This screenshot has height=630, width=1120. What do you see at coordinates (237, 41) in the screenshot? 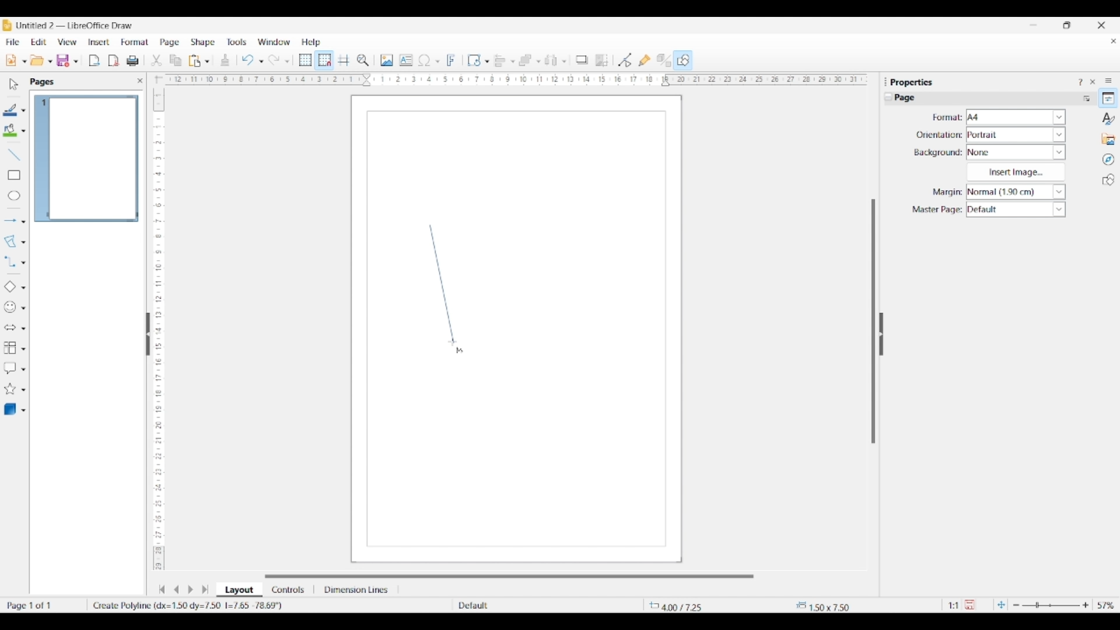
I see `Tools` at bounding box center [237, 41].